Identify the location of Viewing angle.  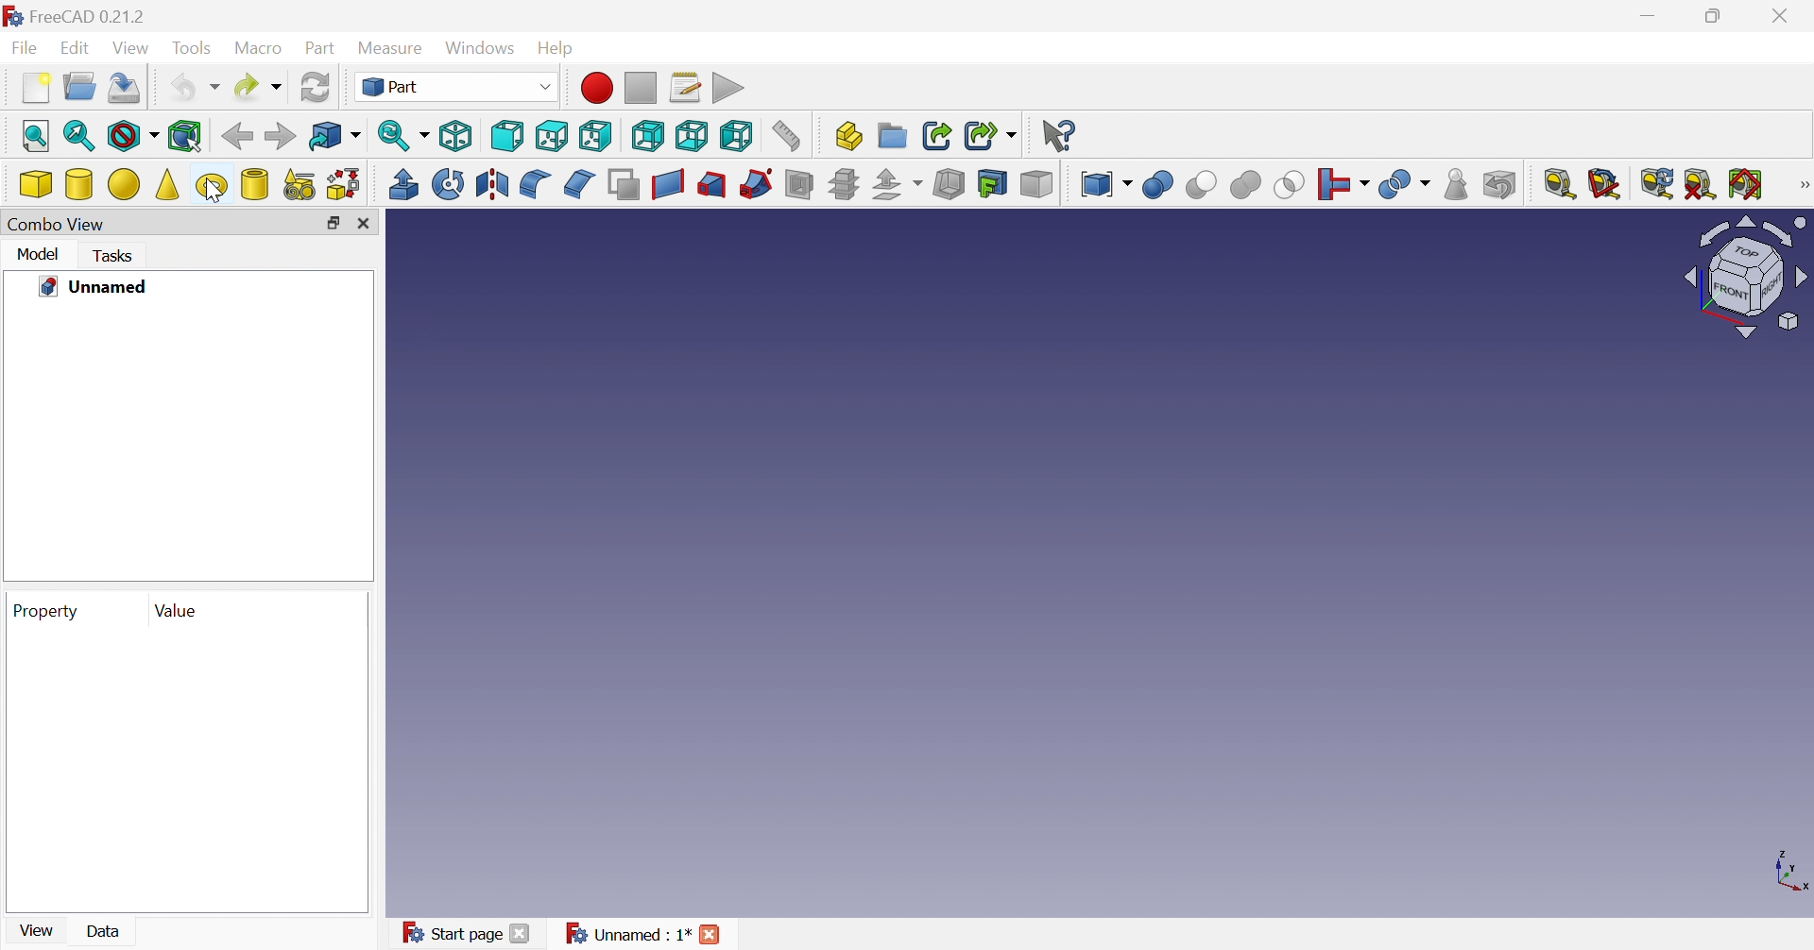
(1746, 279).